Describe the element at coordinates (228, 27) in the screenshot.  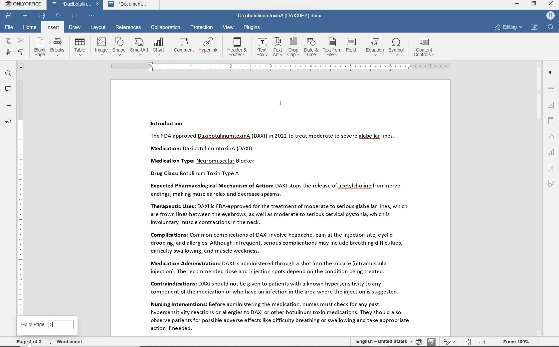
I see `view` at that location.